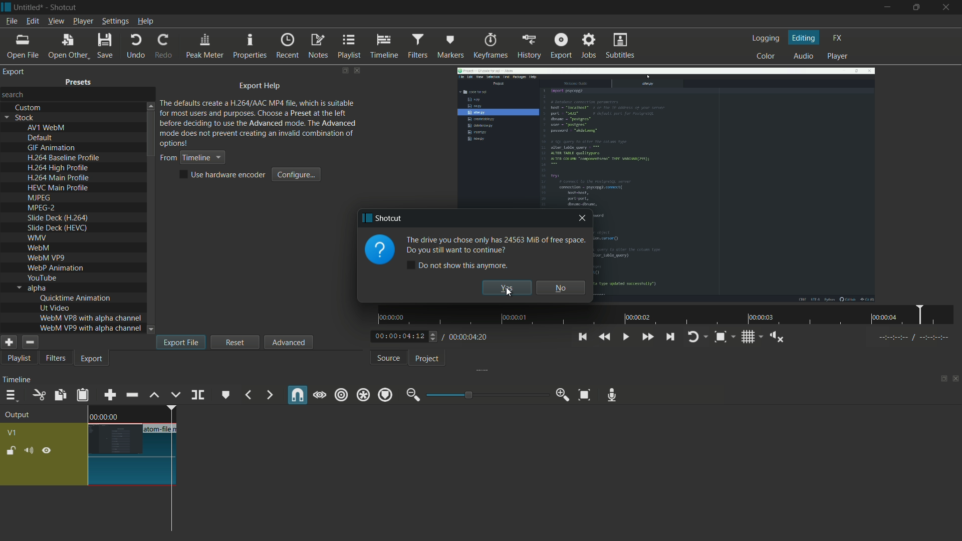 This screenshot has width=962, height=541. Describe the element at coordinates (358, 70) in the screenshot. I see `close filters` at that location.